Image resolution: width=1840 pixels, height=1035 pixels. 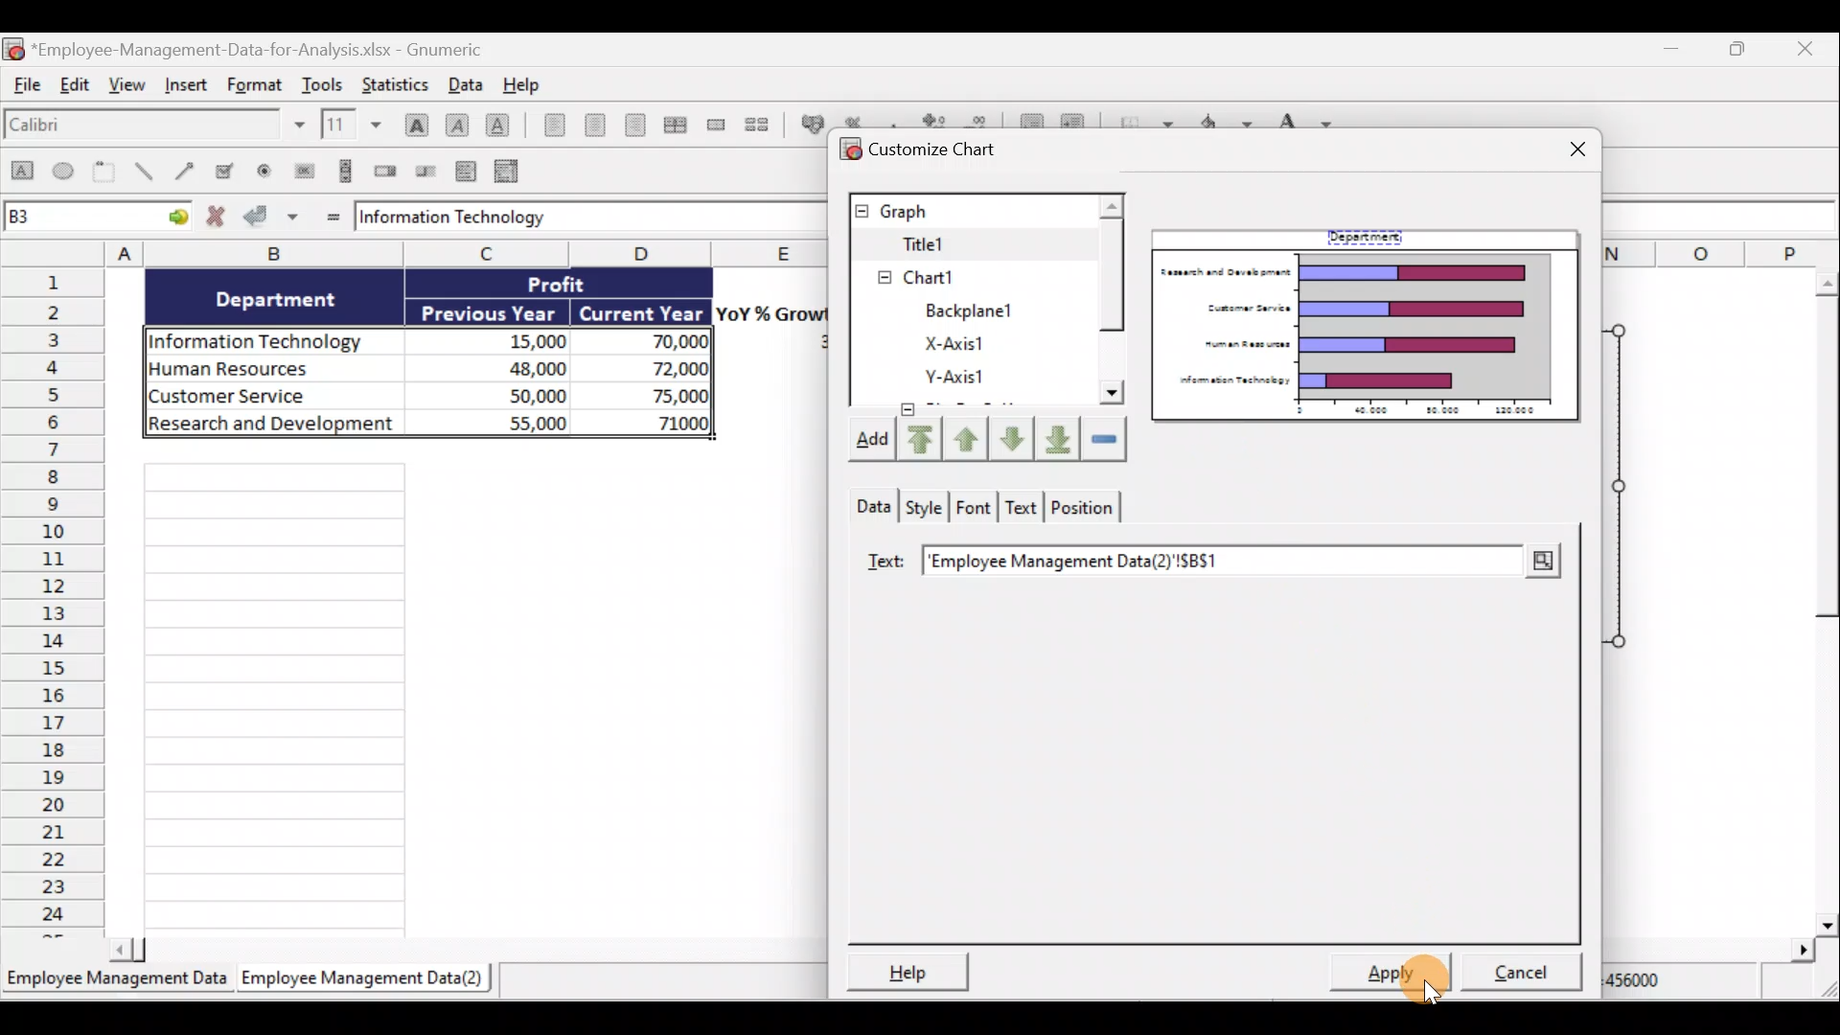 What do you see at coordinates (510, 367) in the screenshot?
I see `48,000` at bounding box center [510, 367].